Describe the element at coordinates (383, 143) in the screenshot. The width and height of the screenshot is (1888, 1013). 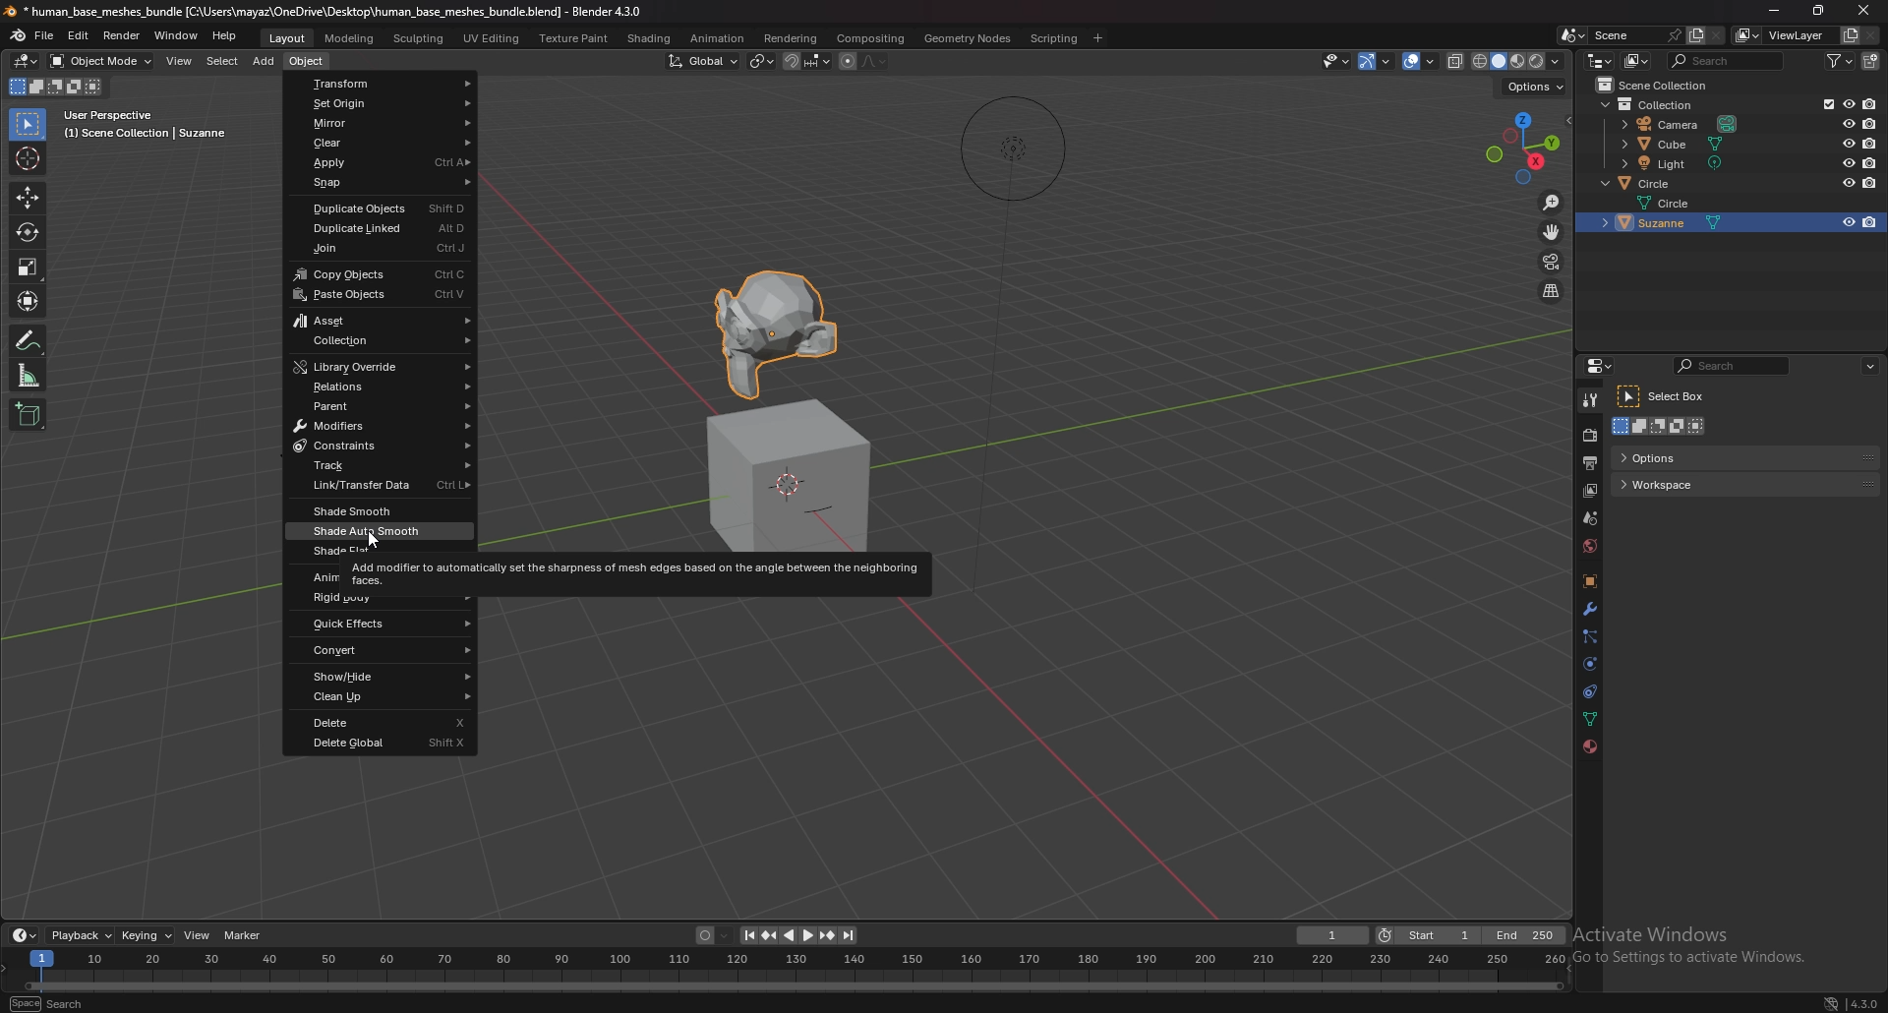
I see `clear` at that location.